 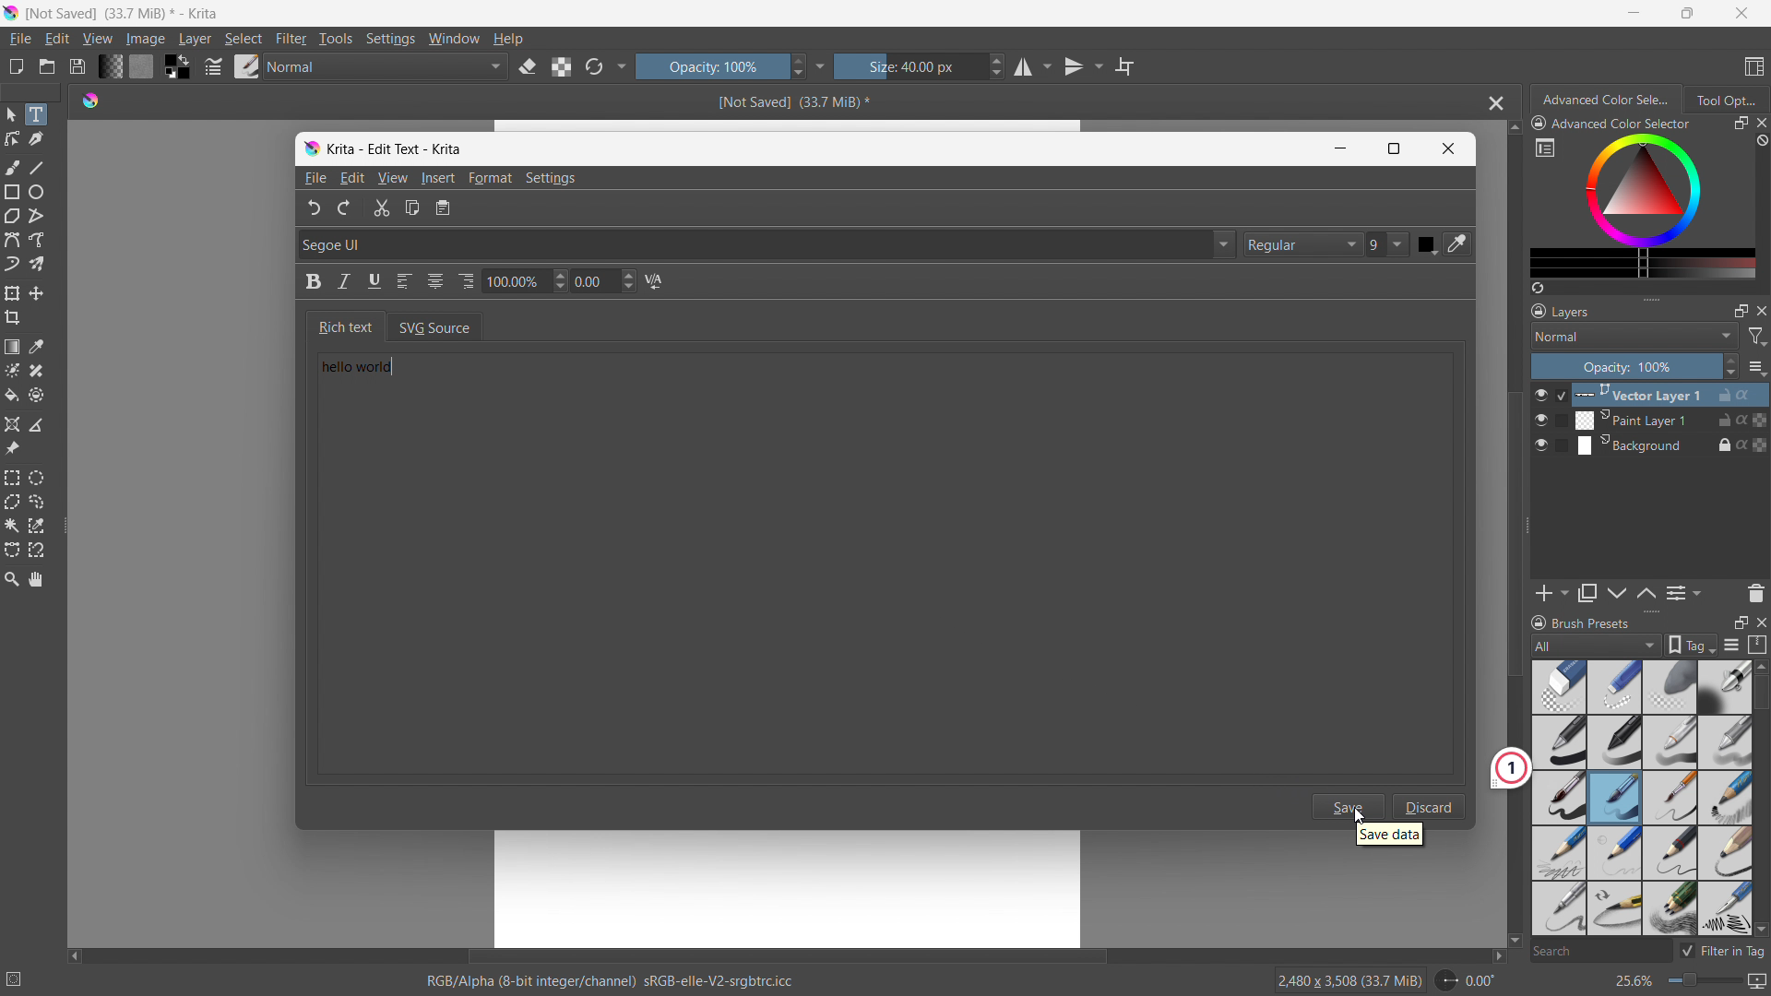 I want to click on zoom level, so click(x=1690, y=982).